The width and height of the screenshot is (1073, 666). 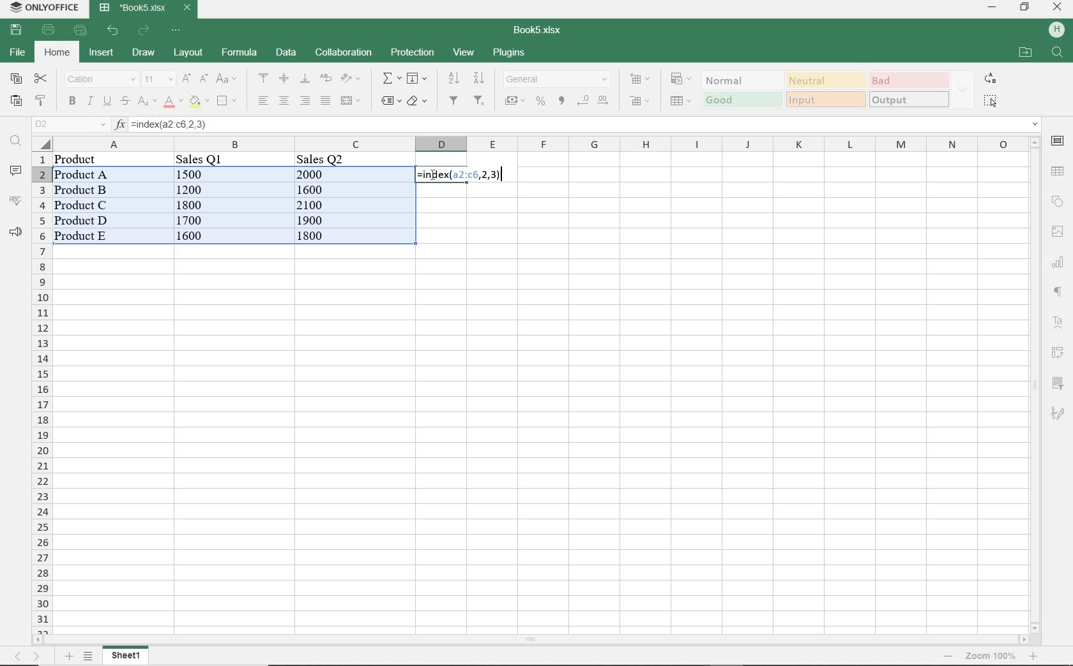 What do you see at coordinates (351, 102) in the screenshot?
I see `merge & center` at bounding box center [351, 102].